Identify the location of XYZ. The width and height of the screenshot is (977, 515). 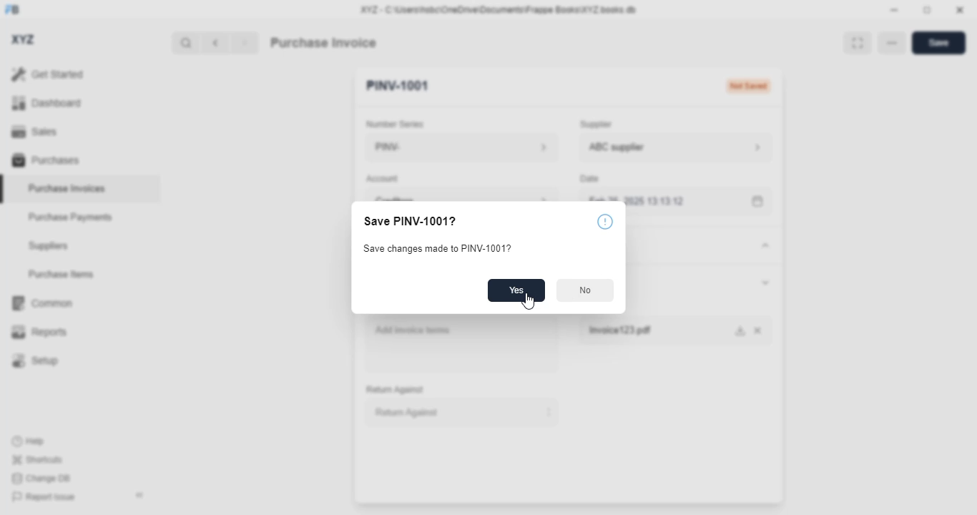
(24, 39).